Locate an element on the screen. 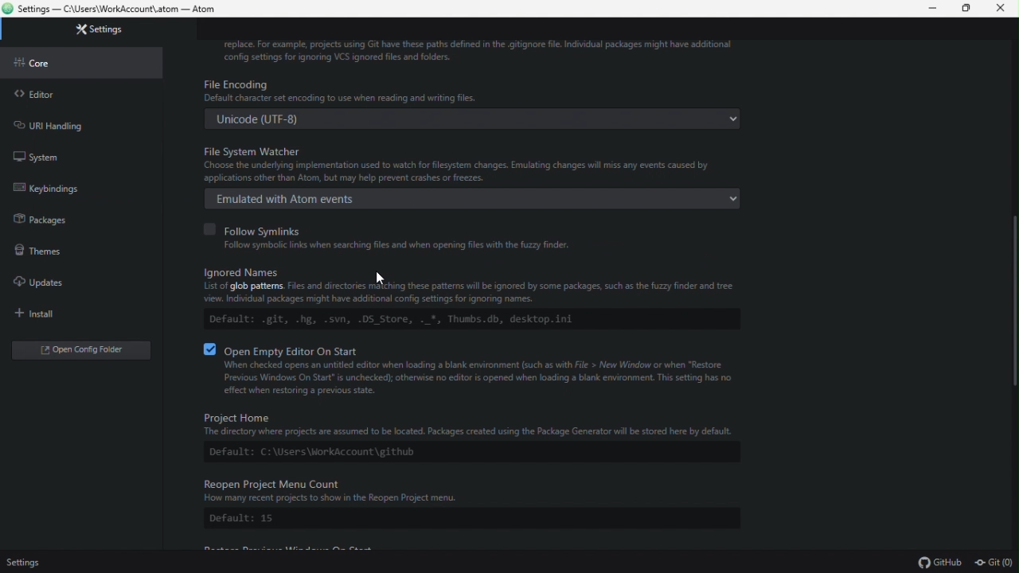 The width and height of the screenshot is (1019, 573). Default: 15 is located at coordinates (239, 519).